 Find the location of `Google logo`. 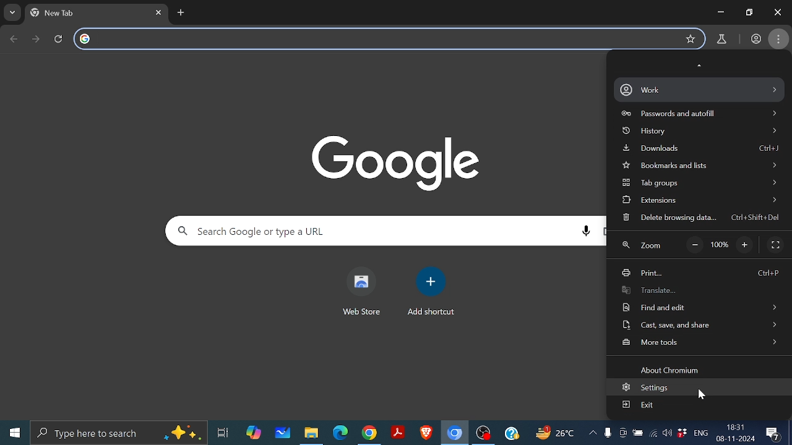

Google logo is located at coordinates (397, 162).